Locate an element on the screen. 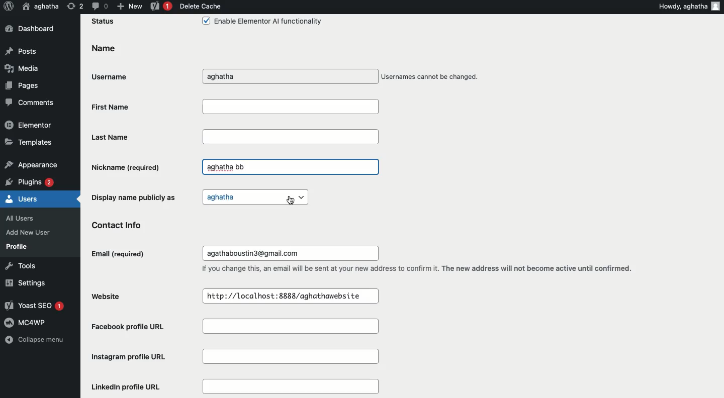 The image size is (724, 398). aghatha is located at coordinates (255, 197).